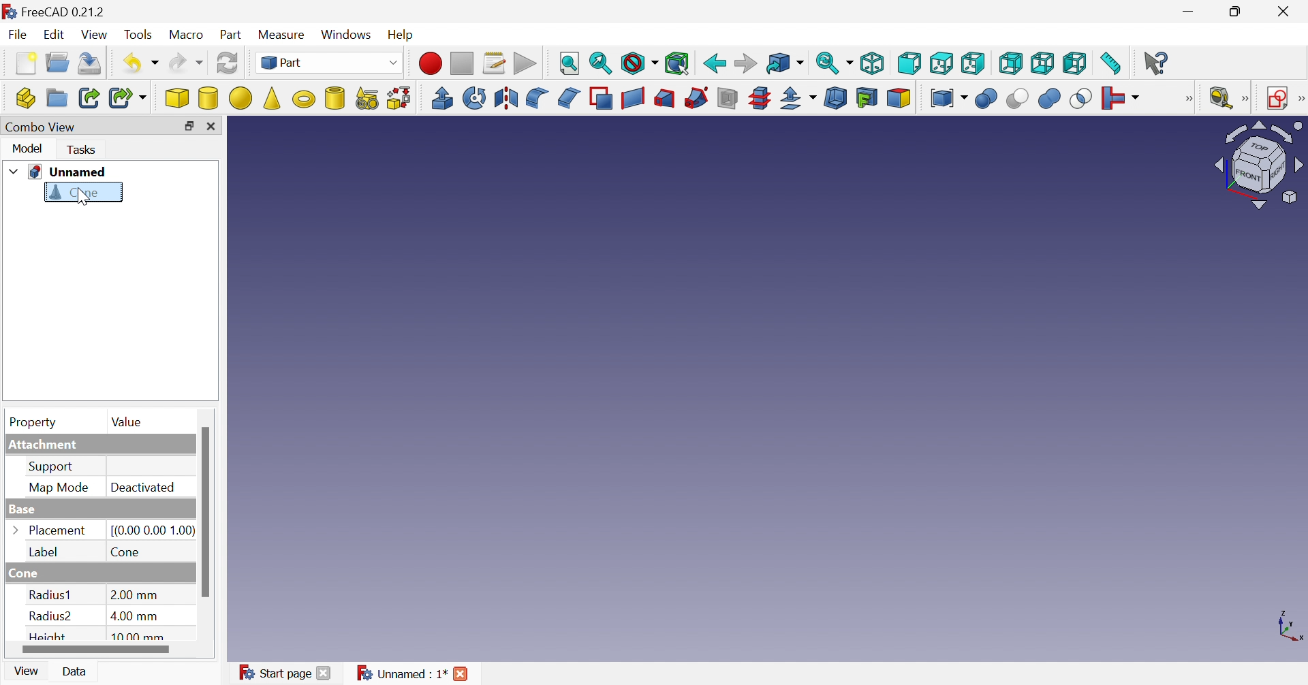  I want to click on Back, so click(714, 63).